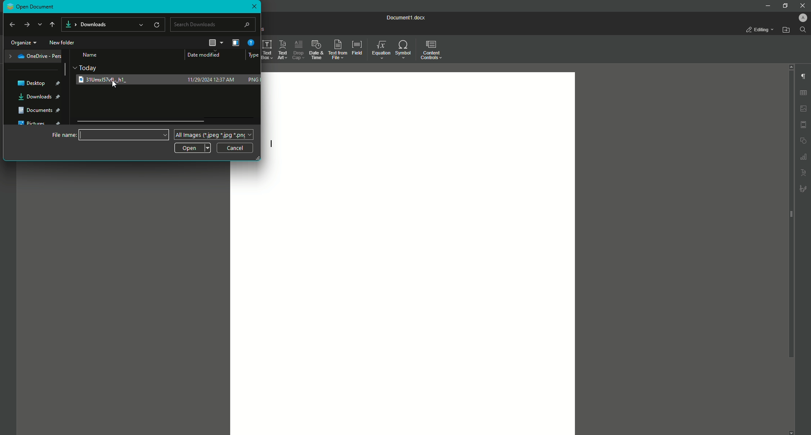 This screenshot has height=435, width=811. What do you see at coordinates (41, 112) in the screenshot?
I see `Documents` at bounding box center [41, 112].